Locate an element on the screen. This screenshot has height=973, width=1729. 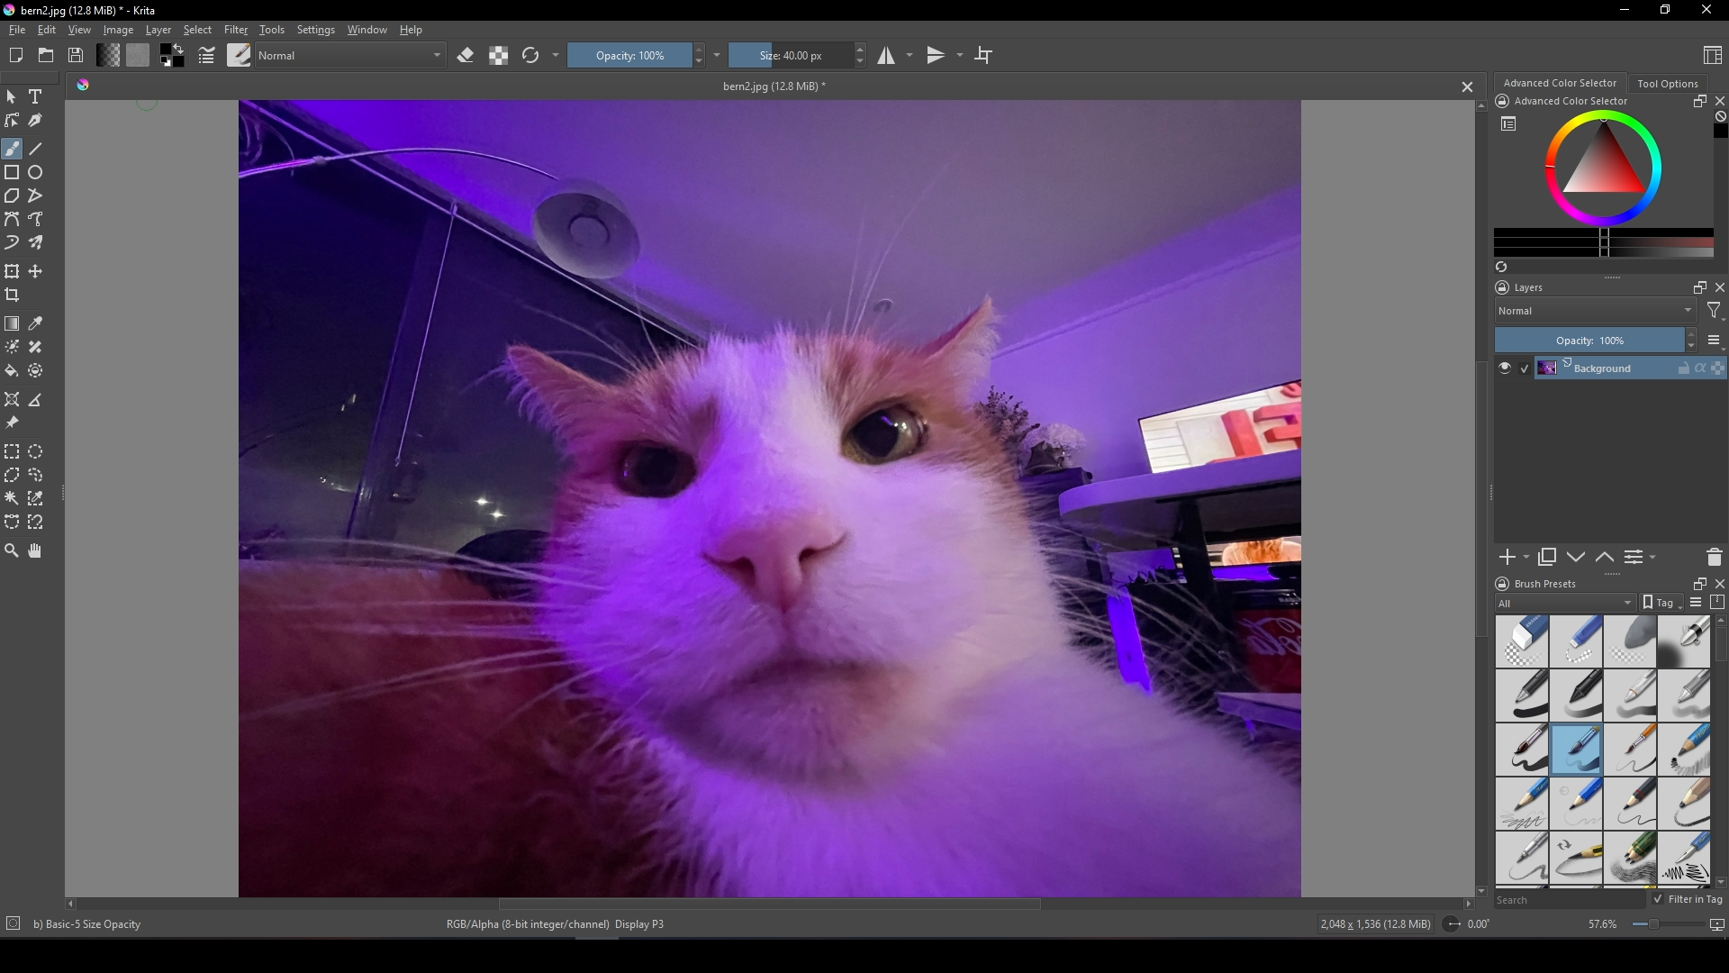
Horizontal mirror tool is located at coordinates (893, 55).